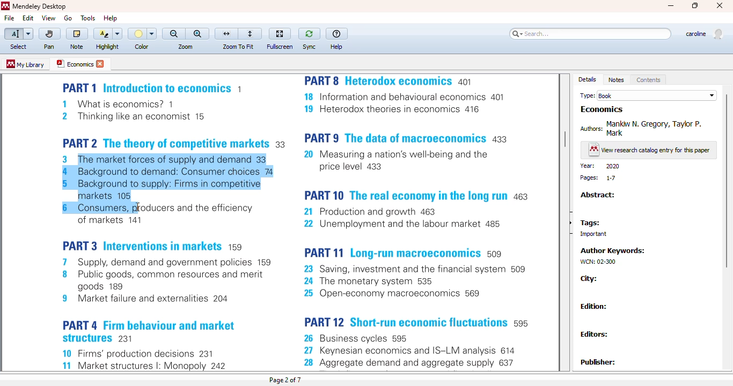 This screenshot has height=386, width=733. Describe the element at coordinates (89, 18) in the screenshot. I see `tools` at that location.